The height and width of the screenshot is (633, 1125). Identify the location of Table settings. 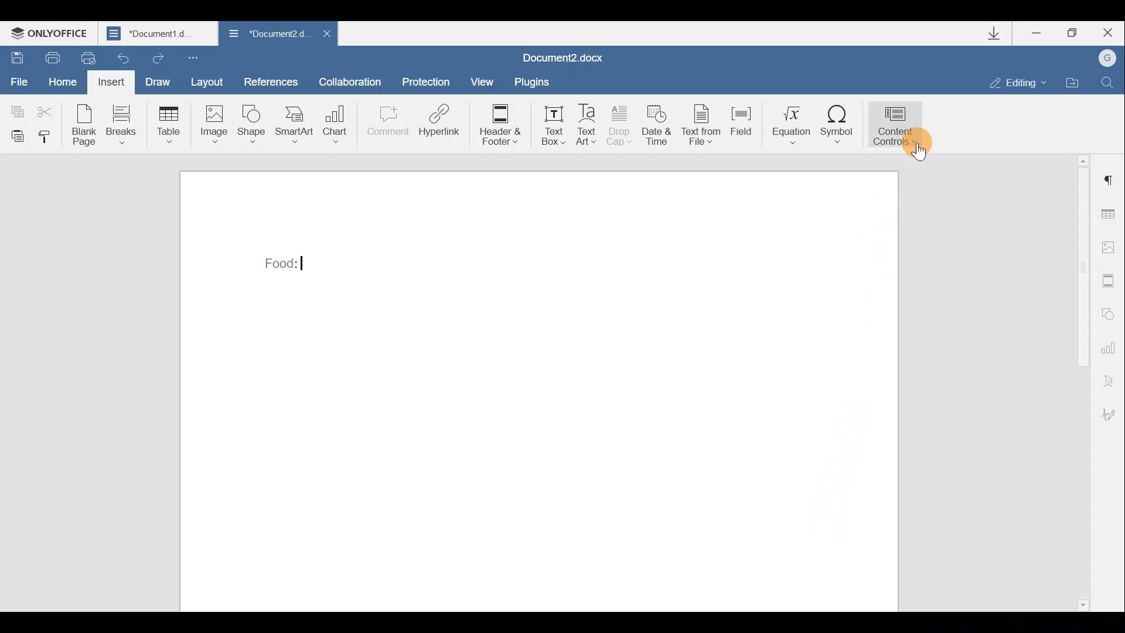
(1112, 216).